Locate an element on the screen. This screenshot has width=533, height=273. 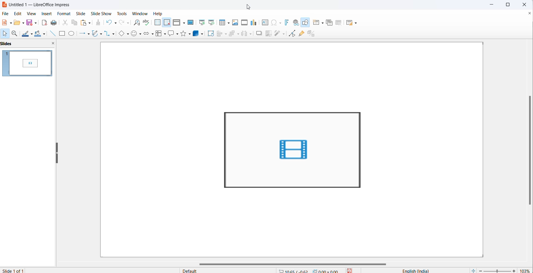
star options is located at coordinates (190, 34).